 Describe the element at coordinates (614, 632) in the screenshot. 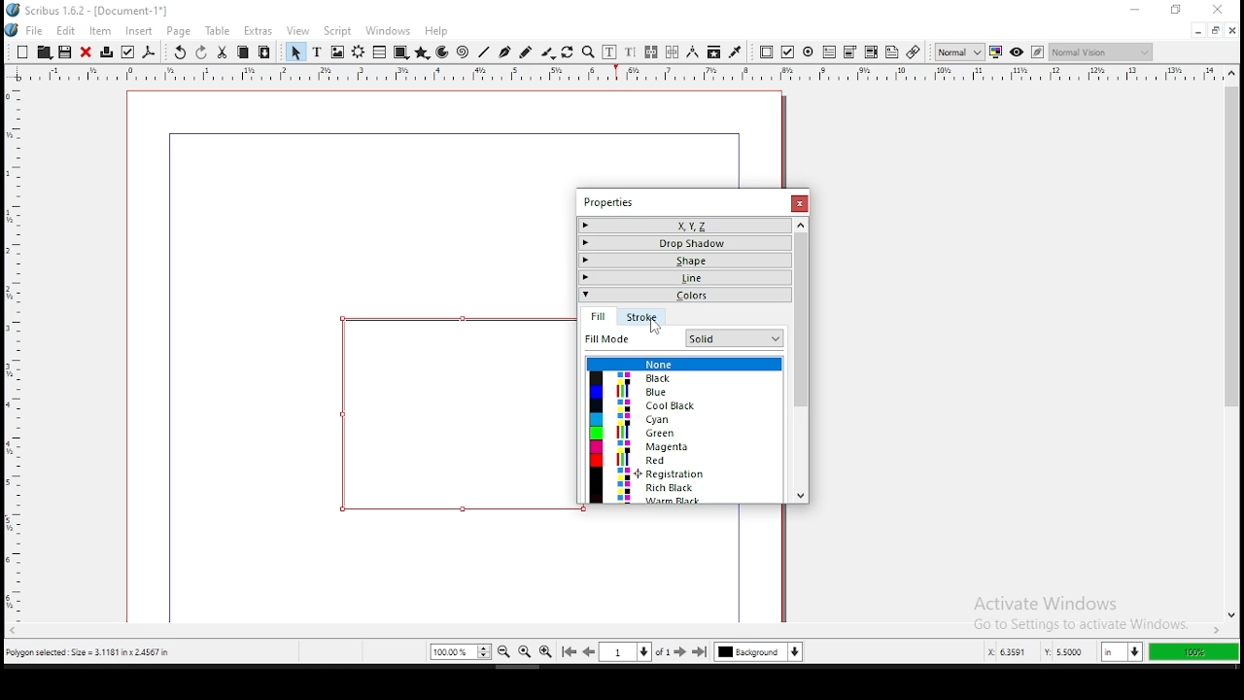

I see `scroll bar` at that location.